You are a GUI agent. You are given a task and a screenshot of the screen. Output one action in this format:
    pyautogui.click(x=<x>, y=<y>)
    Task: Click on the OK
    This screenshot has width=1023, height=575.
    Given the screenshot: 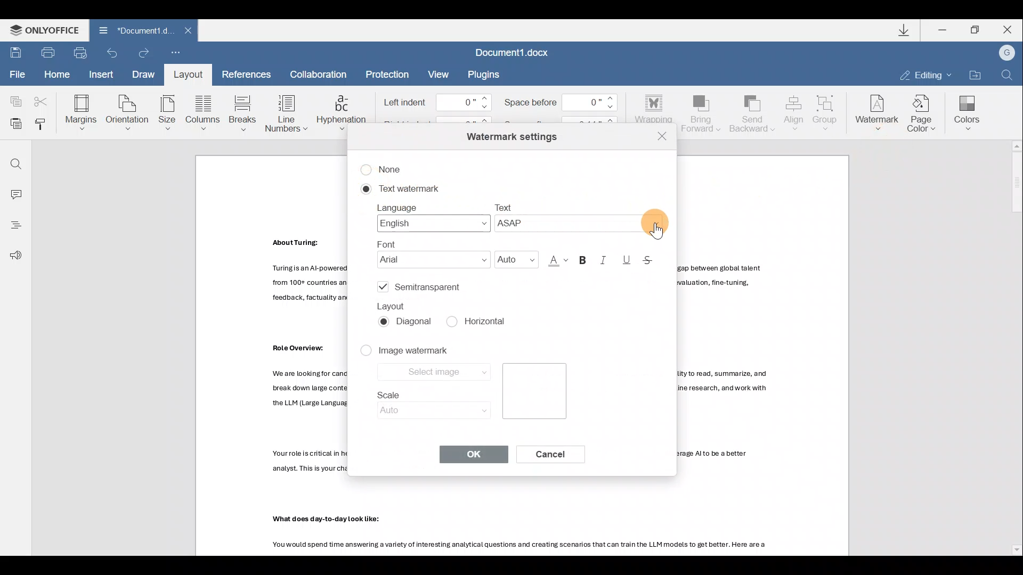 What is the action you would take?
    pyautogui.click(x=473, y=454)
    